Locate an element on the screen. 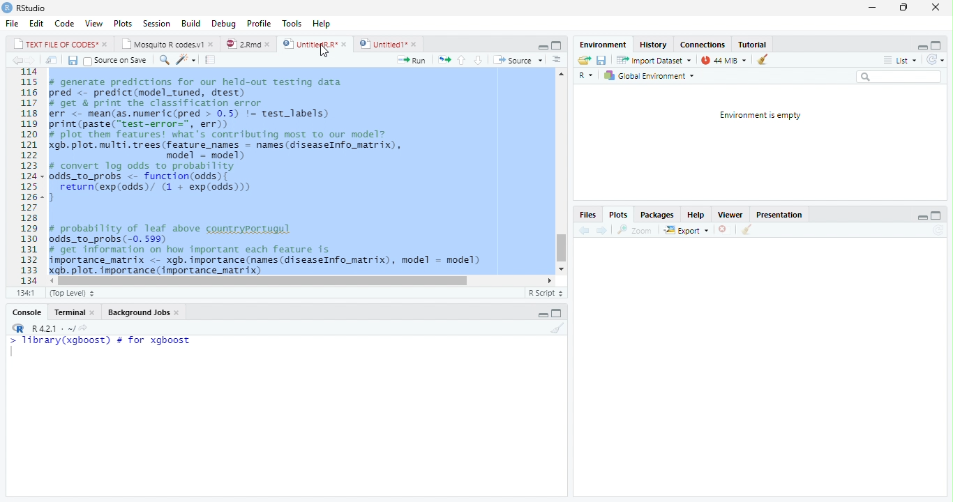 The height and width of the screenshot is (502, 953). Delete is located at coordinates (723, 229).